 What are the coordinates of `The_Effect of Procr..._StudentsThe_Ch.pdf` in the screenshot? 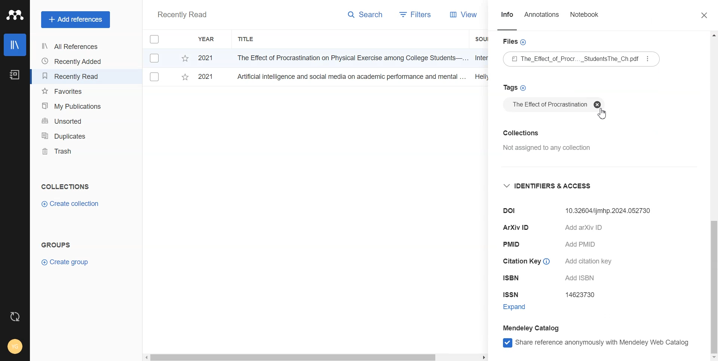 It's located at (582, 59).